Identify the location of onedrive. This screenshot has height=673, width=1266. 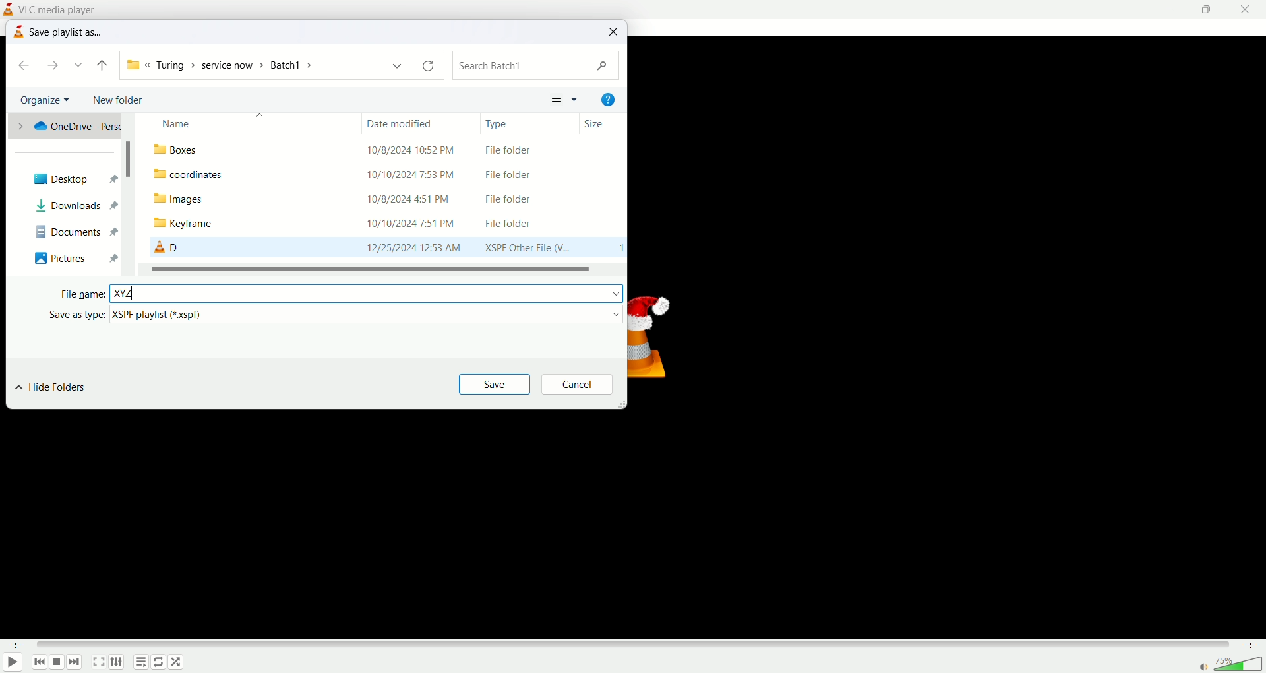
(65, 125).